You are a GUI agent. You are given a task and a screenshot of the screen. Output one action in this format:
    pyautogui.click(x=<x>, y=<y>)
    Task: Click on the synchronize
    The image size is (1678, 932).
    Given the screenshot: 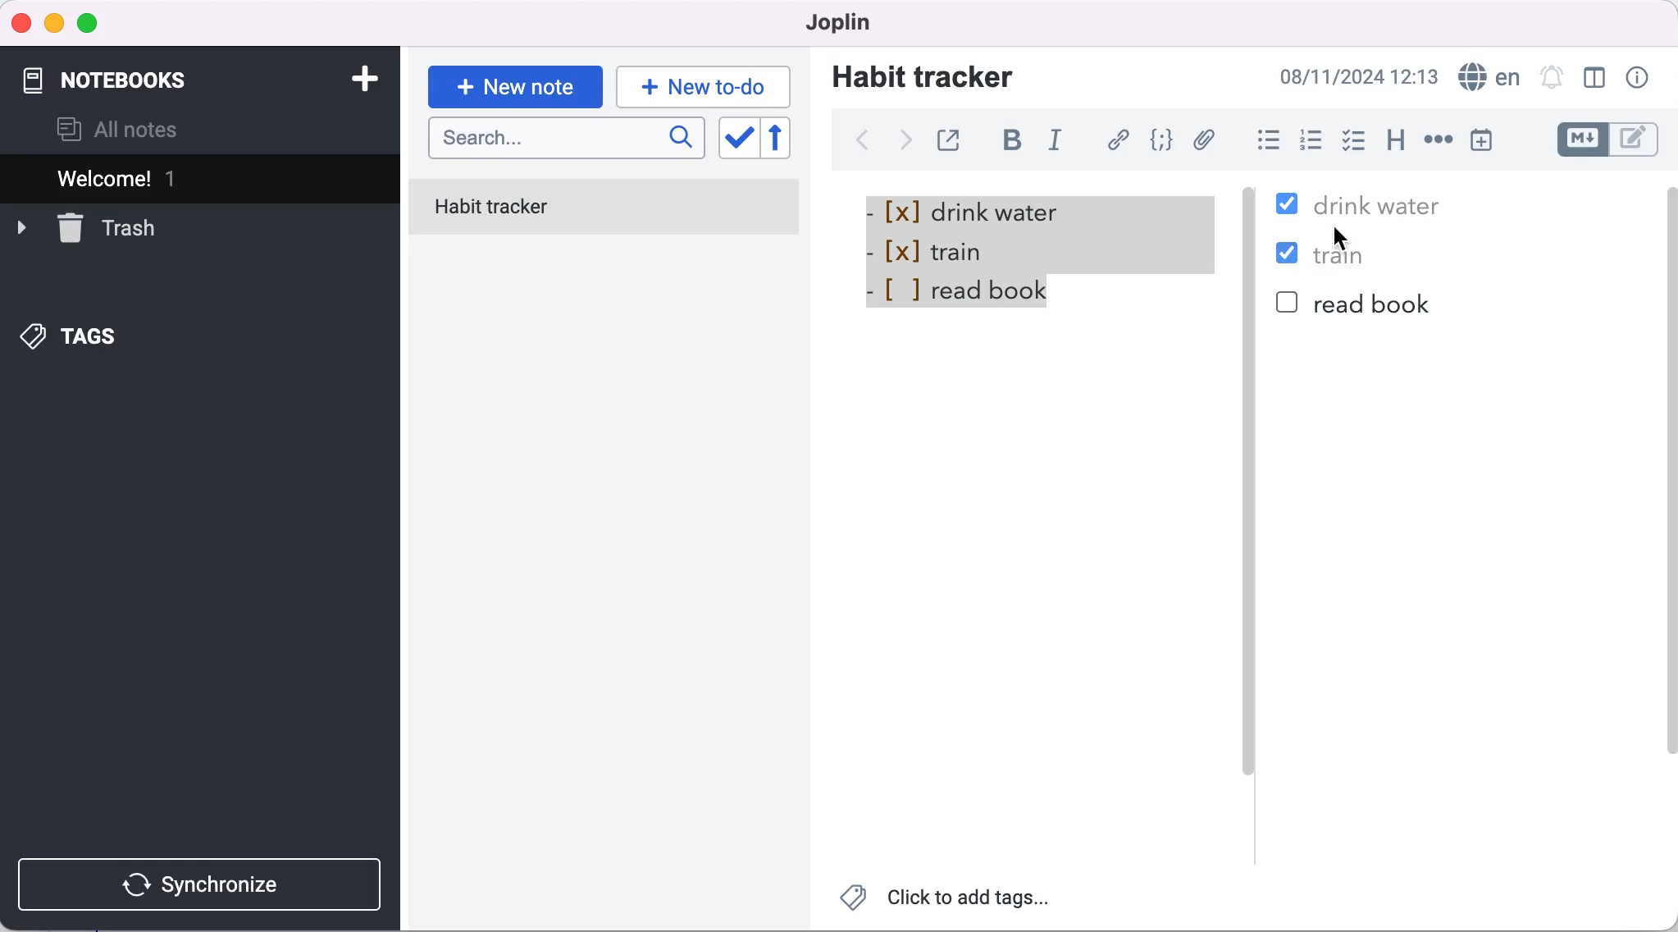 What is the action you would take?
    pyautogui.click(x=203, y=884)
    